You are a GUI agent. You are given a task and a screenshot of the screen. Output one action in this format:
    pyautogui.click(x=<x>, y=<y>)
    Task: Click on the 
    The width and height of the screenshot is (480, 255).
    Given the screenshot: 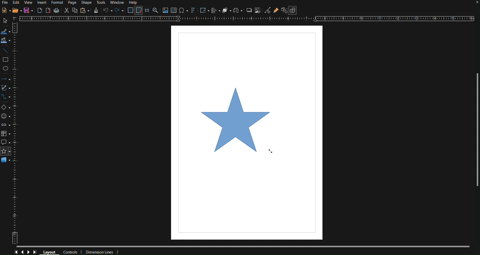 What is the action you would take?
    pyautogui.click(x=6, y=21)
    